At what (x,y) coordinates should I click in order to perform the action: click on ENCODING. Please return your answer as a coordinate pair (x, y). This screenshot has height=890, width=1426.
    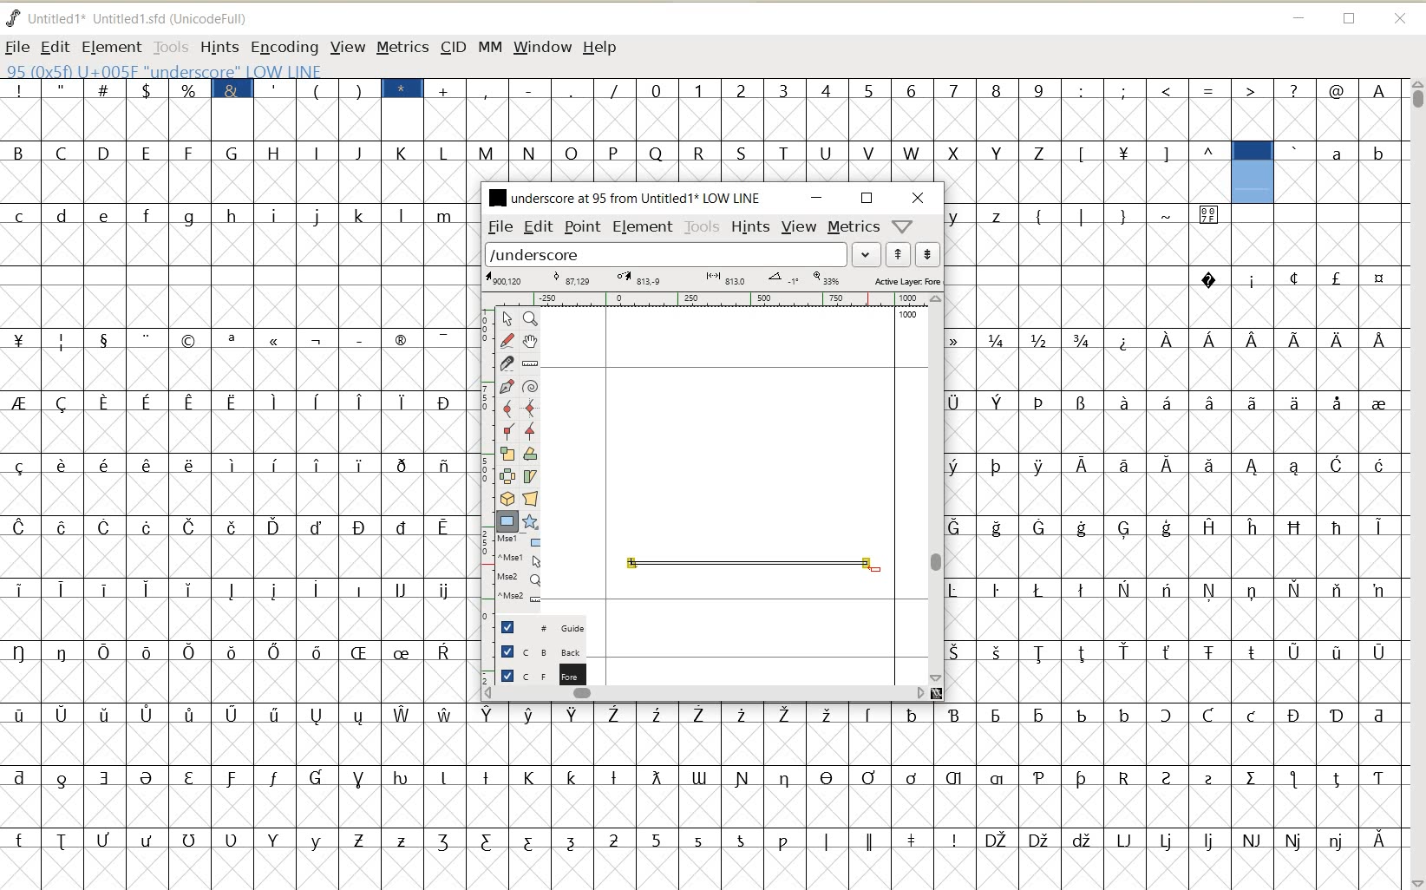
    Looking at the image, I should click on (284, 48).